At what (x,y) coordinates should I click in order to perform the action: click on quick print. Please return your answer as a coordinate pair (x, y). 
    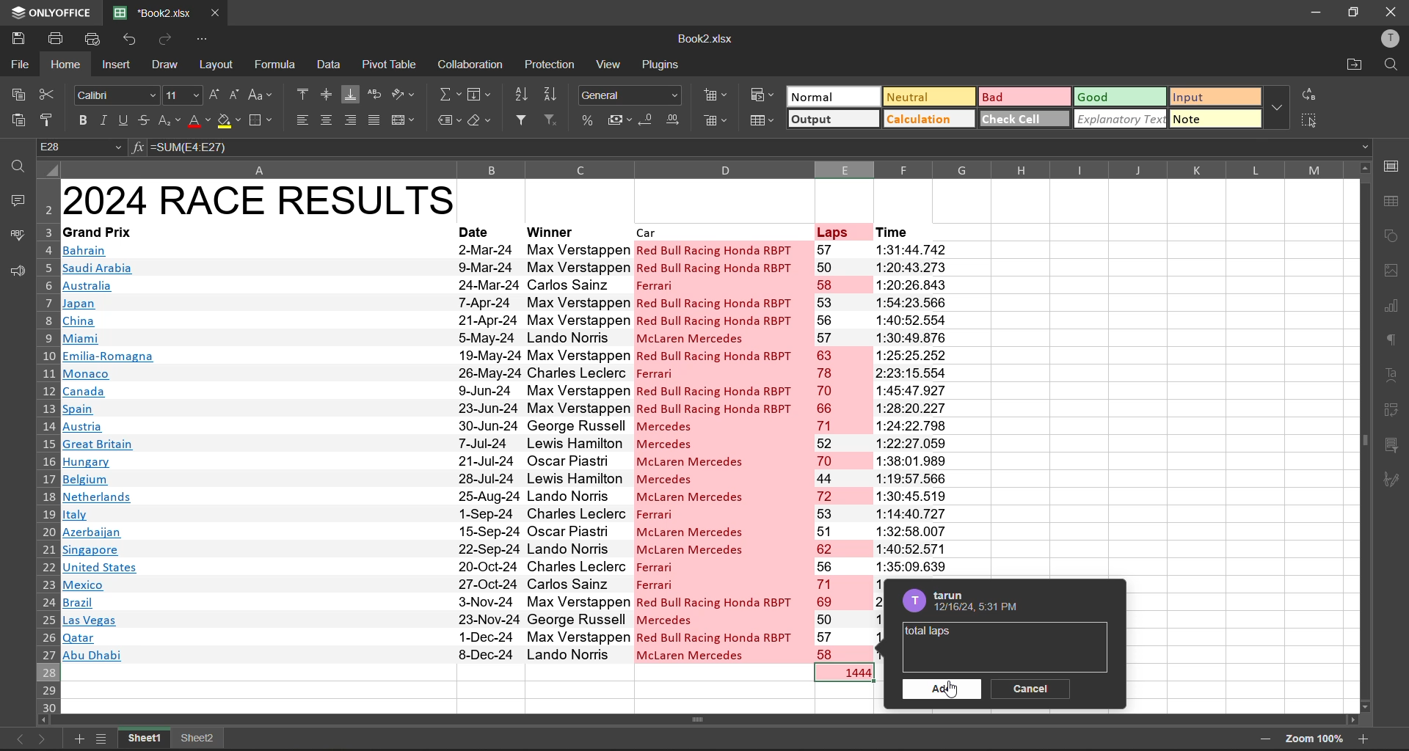
    Looking at the image, I should click on (92, 38).